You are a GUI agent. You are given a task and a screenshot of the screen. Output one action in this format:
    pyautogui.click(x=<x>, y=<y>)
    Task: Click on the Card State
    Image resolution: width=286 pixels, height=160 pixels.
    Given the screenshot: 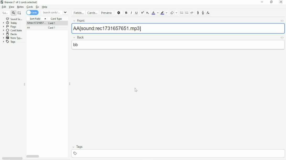 What is the action you would take?
    pyautogui.click(x=13, y=30)
    